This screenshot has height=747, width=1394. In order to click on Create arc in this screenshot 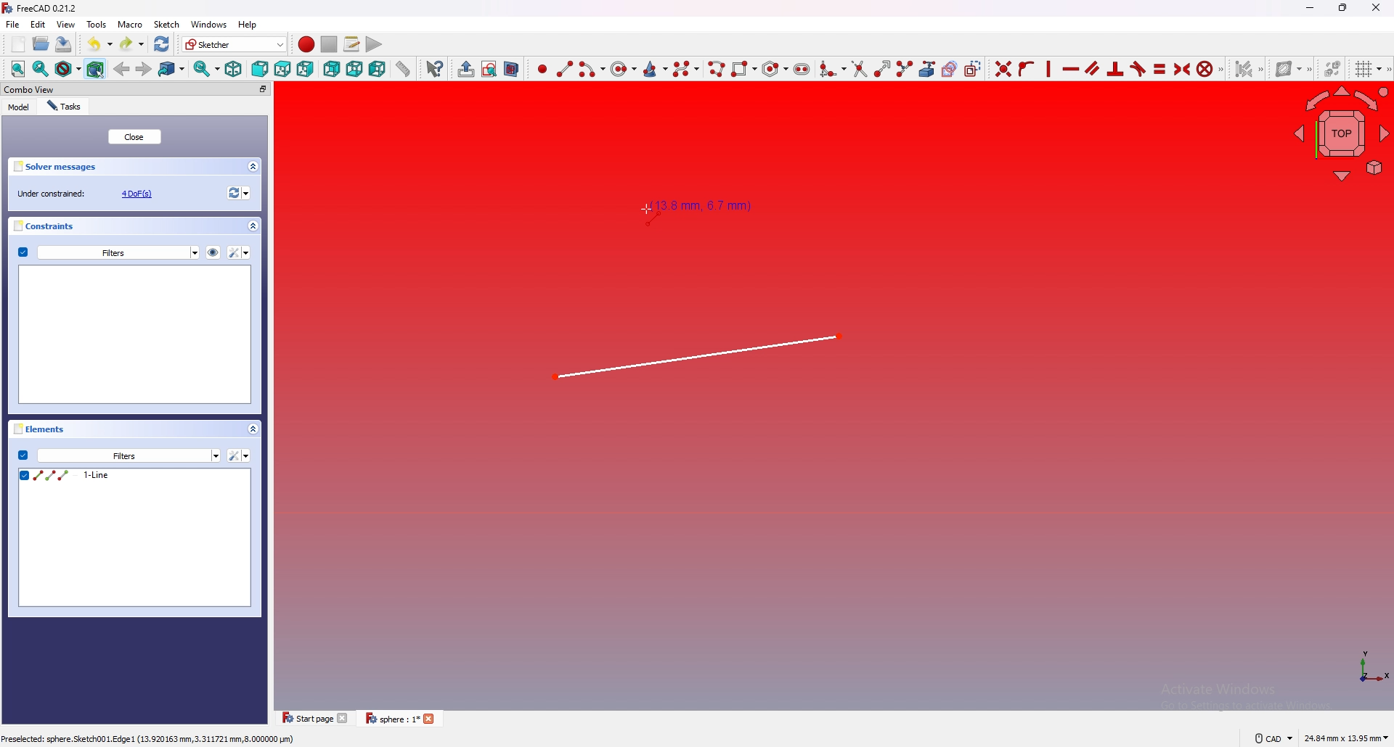, I will do `click(592, 69)`.